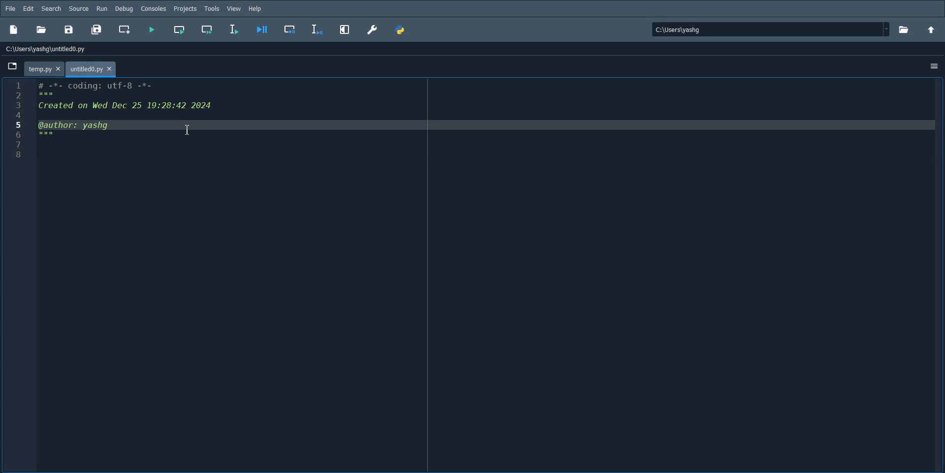 The height and width of the screenshot is (473, 945). Describe the element at coordinates (12, 66) in the screenshot. I see `Browse Tab` at that location.